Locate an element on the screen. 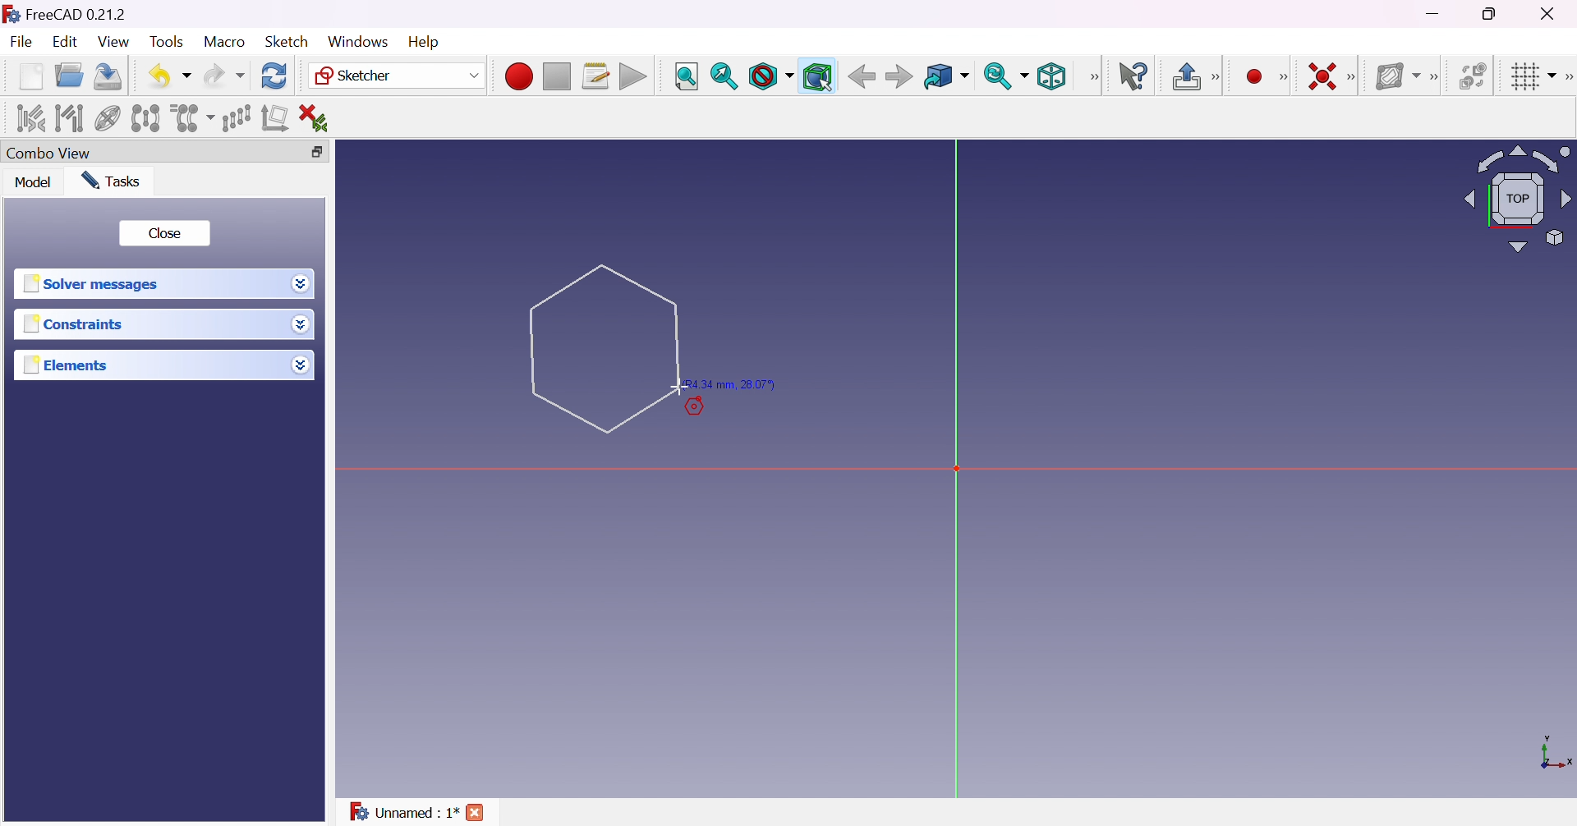 The width and height of the screenshot is (1577, 826). Select associated geometry is located at coordinates (69, 118).